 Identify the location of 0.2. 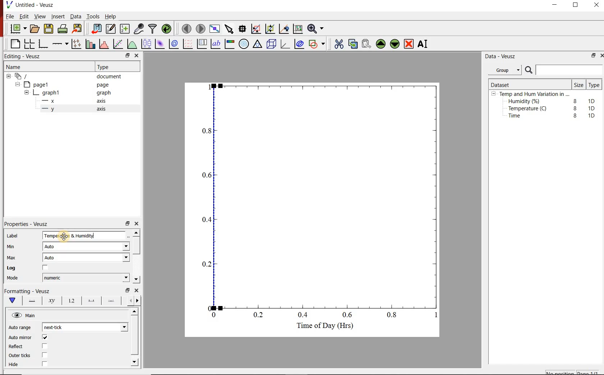
(260, 315).